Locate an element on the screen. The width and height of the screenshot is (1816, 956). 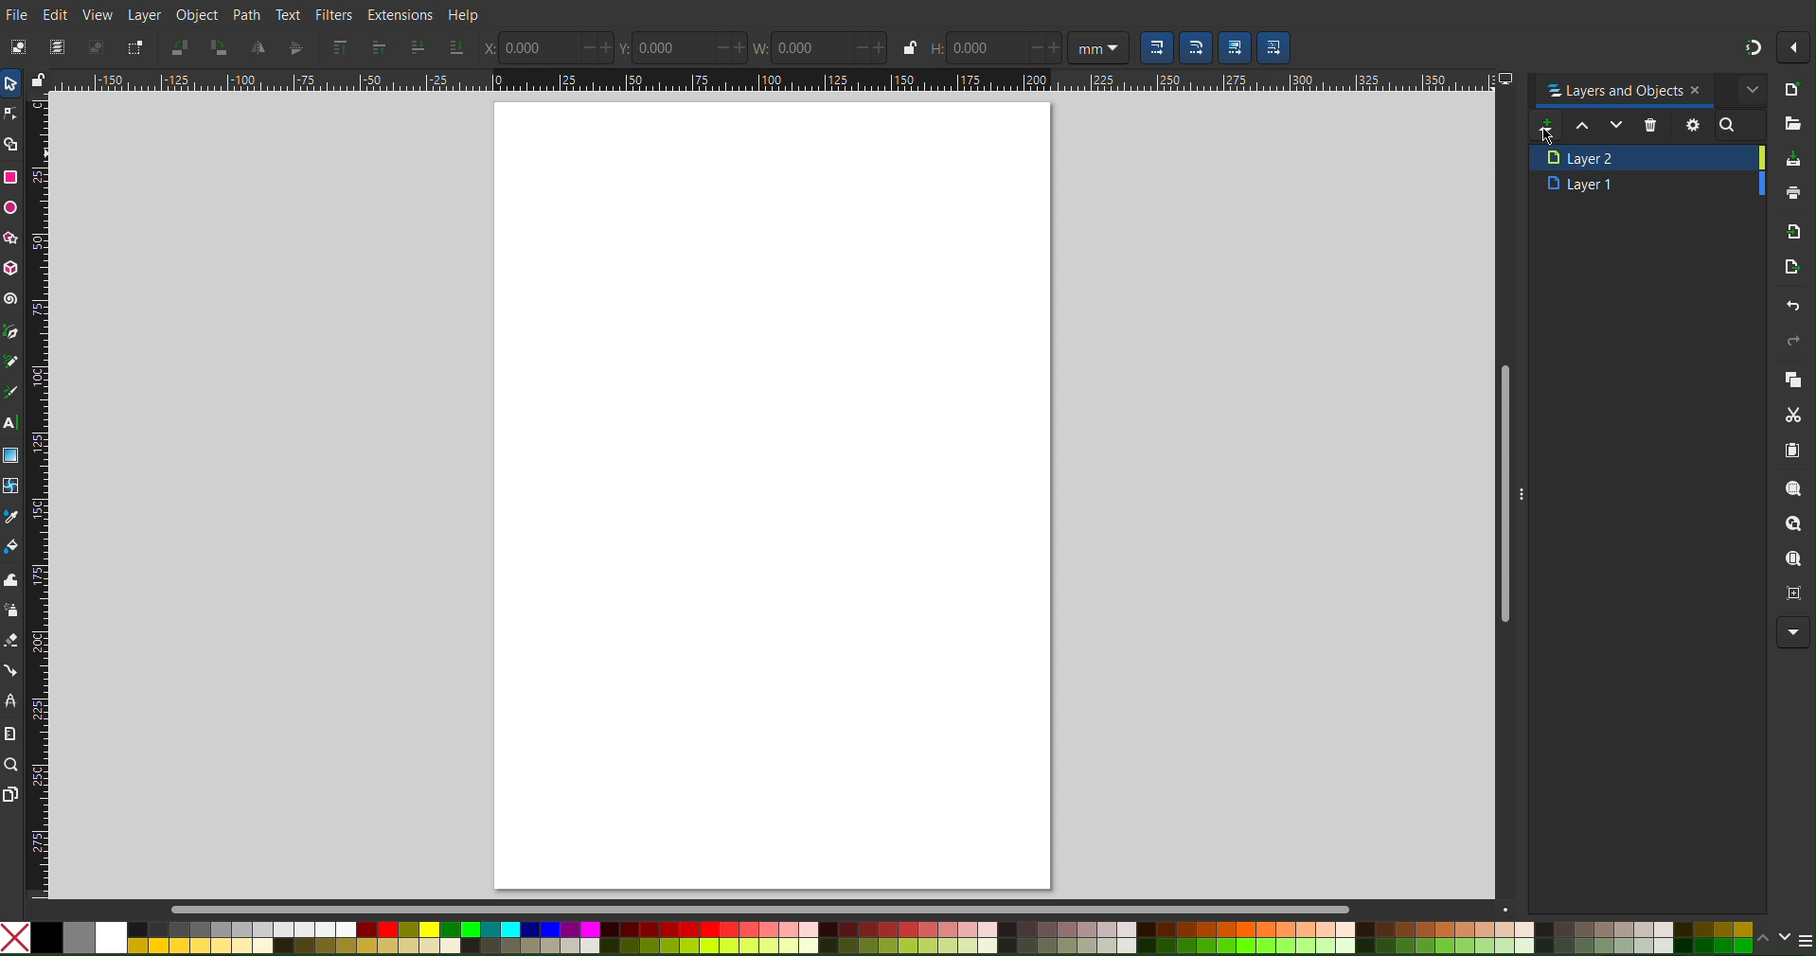
New is located at coordinates (1792, 93).